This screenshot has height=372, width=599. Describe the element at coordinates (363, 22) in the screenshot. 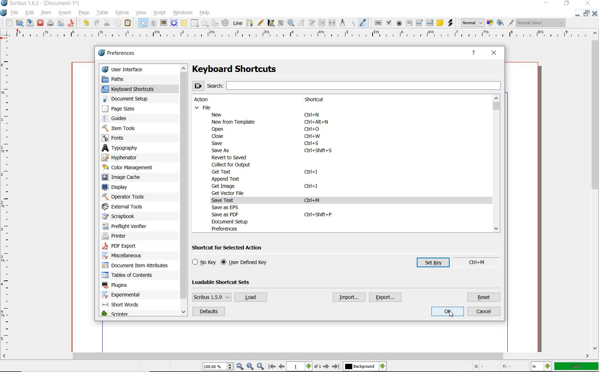

I see `eye dropper` at that location.